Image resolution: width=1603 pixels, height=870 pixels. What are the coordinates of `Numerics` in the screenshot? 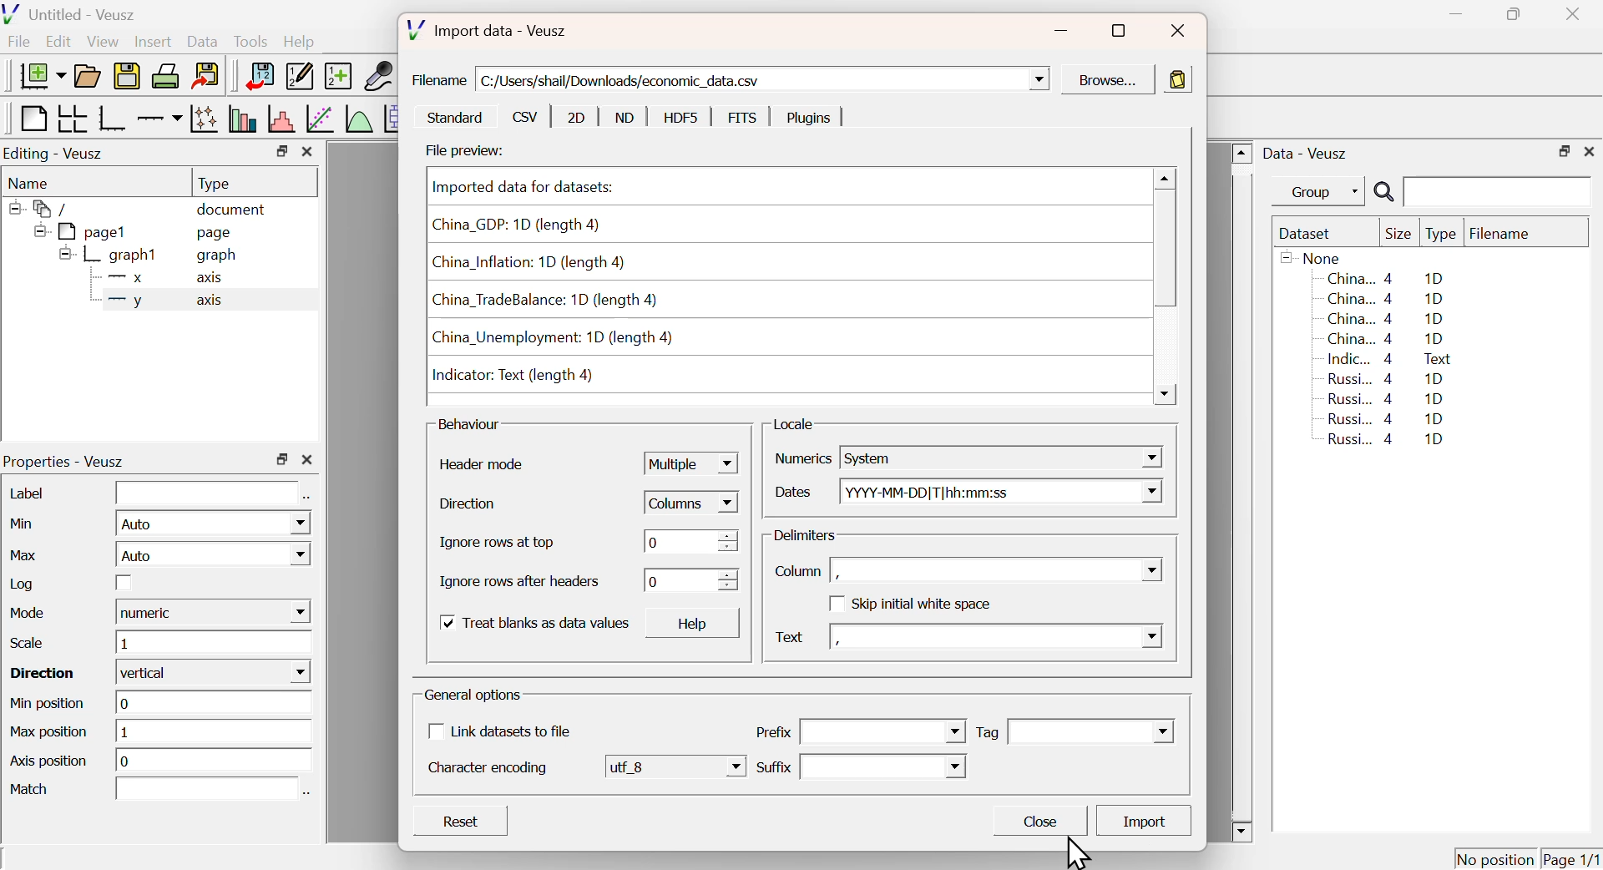 It's located at (801, 458).